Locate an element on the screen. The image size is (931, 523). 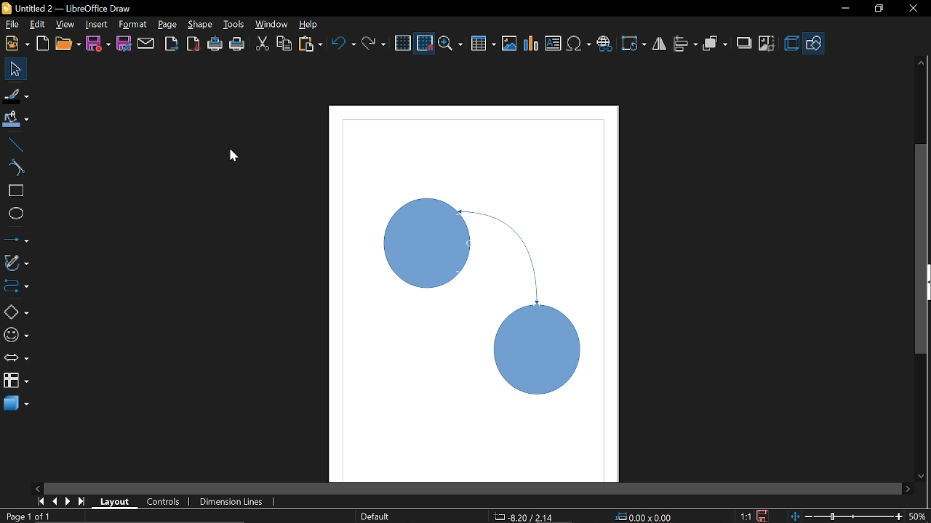
Current window is located at coordinates (67, 8).